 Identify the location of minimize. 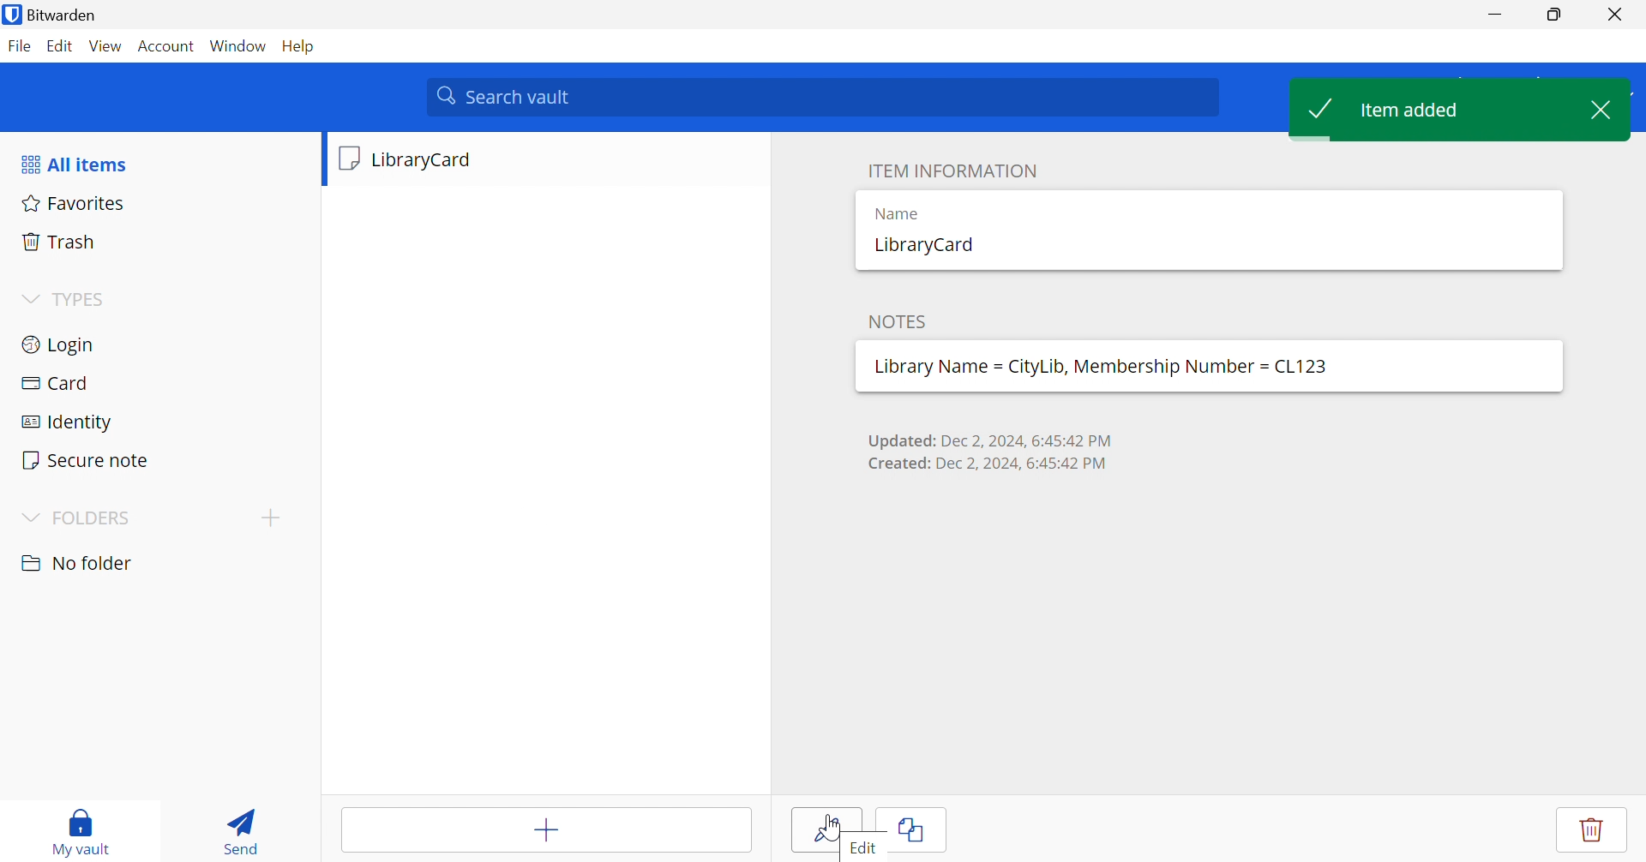
(1493, 15).